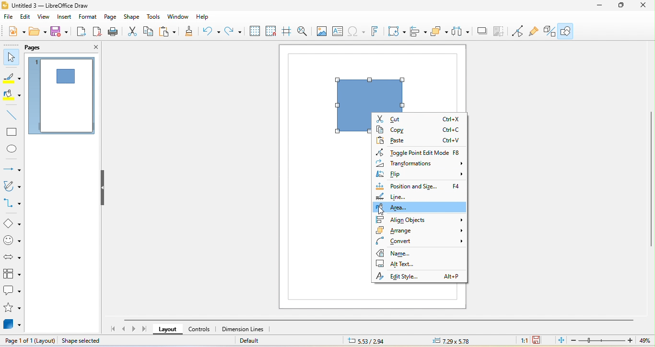 The height and width of the screenshot is (347, 655). What do you see at coordinates (248, 329) in the screenshot?
I see `dimension lines` at bounding box center [248, 329].